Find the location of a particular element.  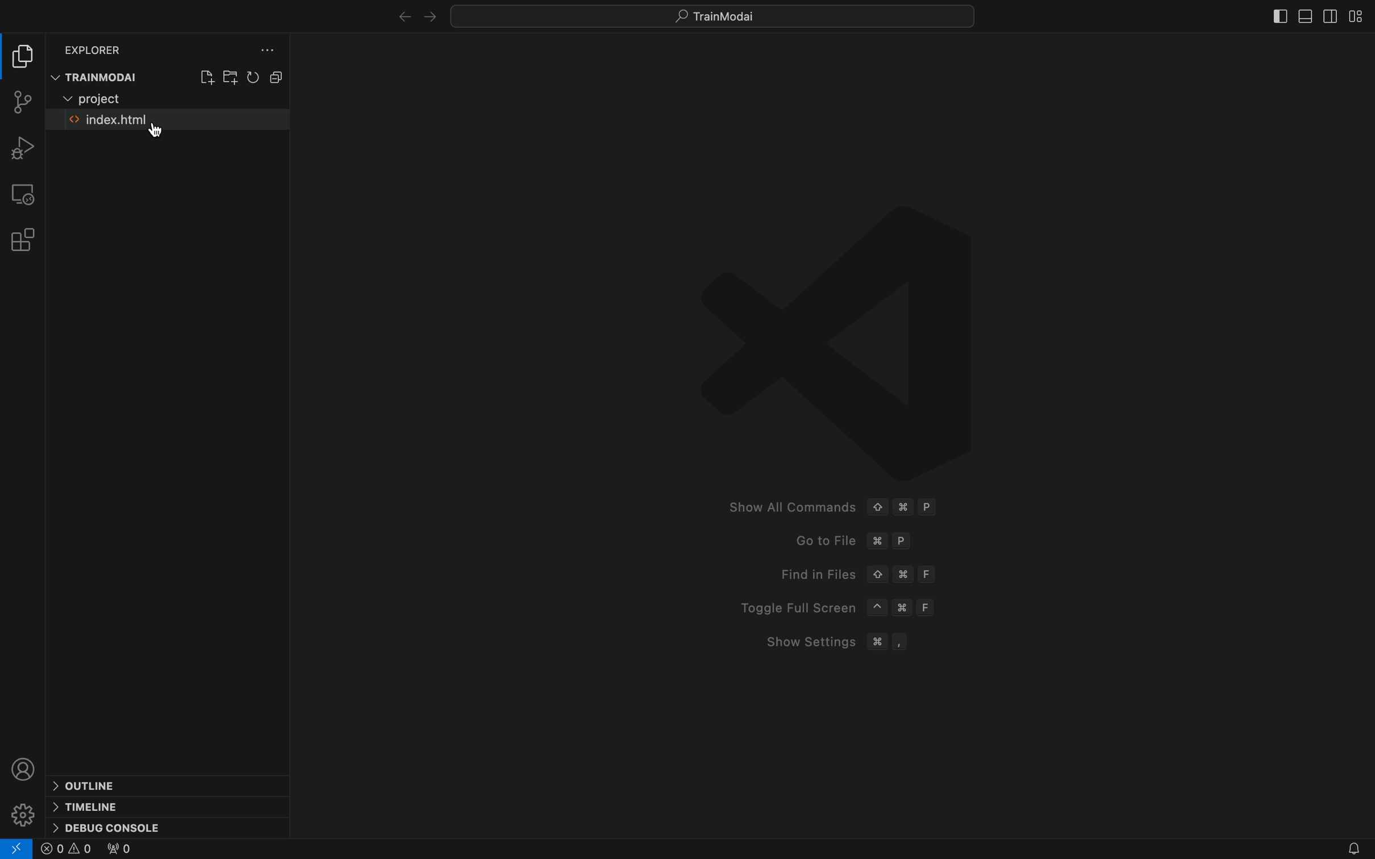

error logs is located at coordinates (17, 849).